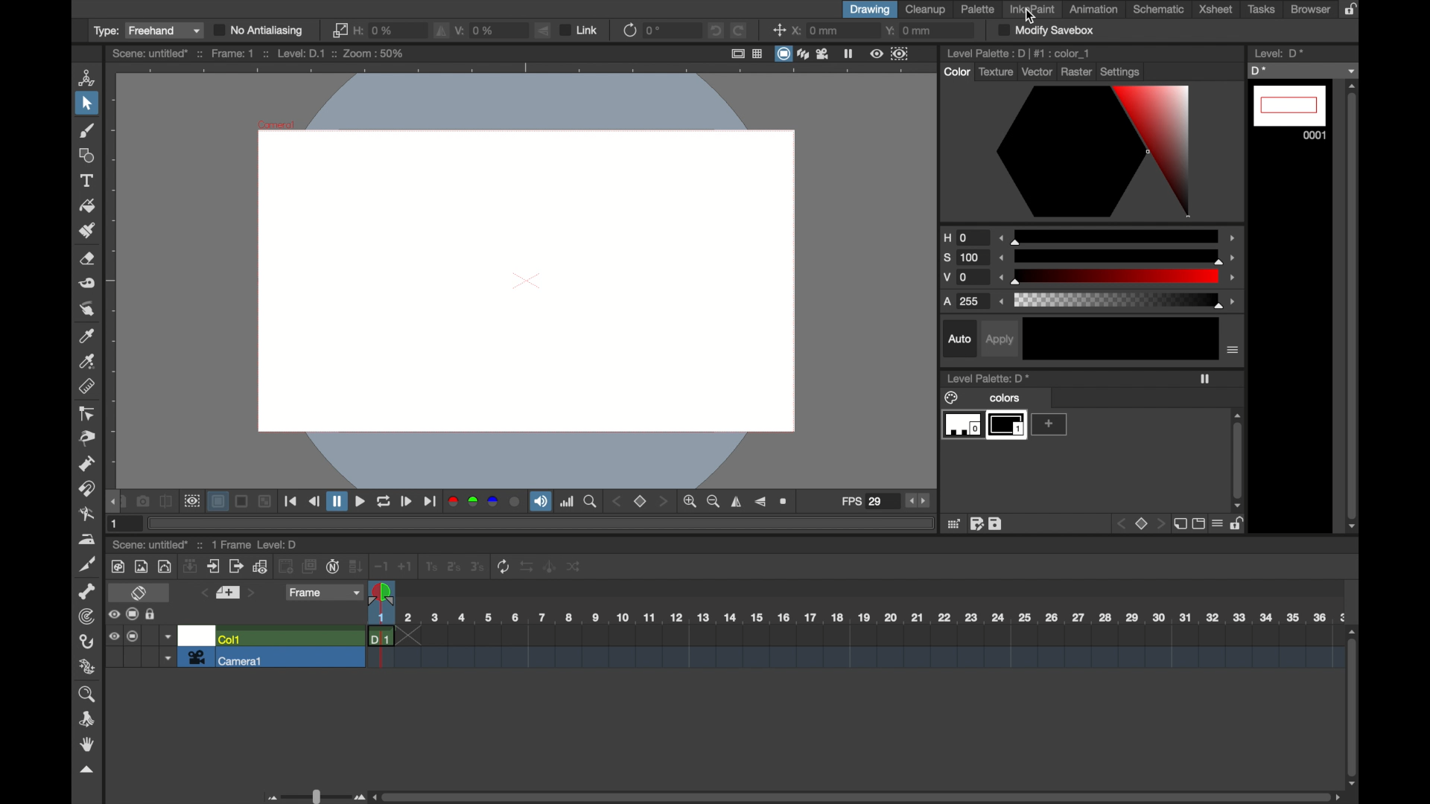 The height and width of the screenshot is (804, 1430). I want to click on camera1, so click(226, 658).